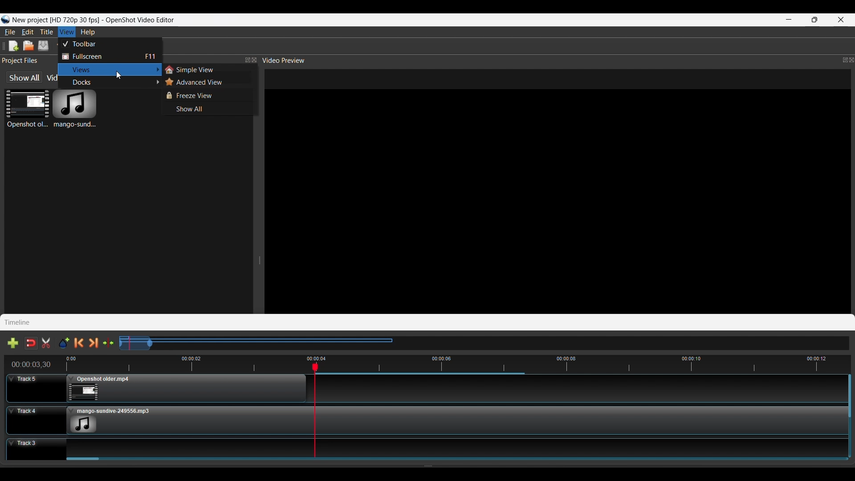  Describe the element at coordinates (815, 20) in the screenshot. I see `Maximize` at that location.